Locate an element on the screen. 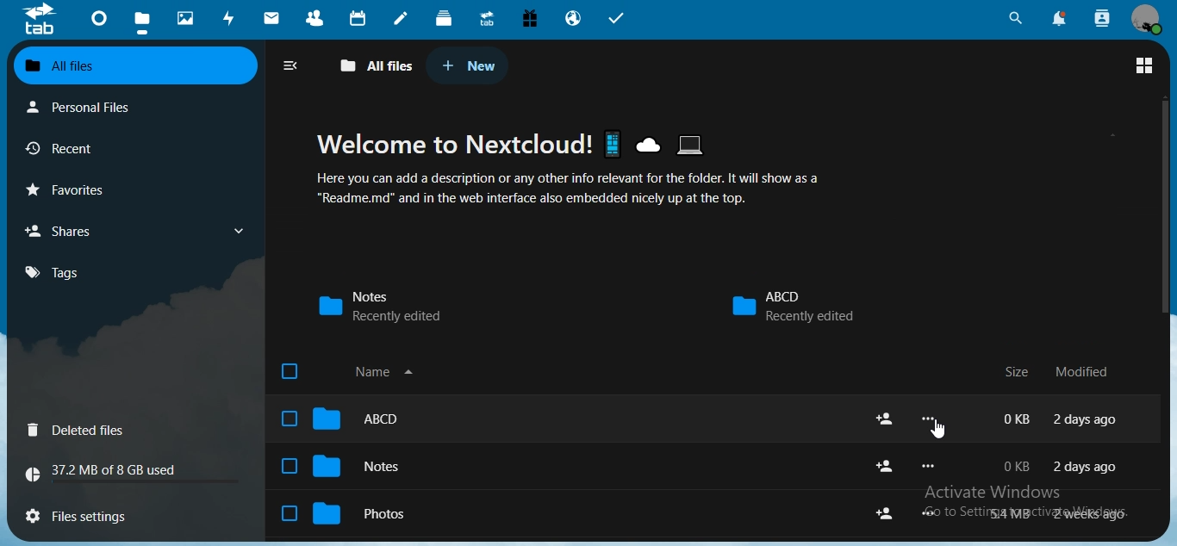 This screenshot has width=1177, height=546. free email is located at coordinates (530, 20).